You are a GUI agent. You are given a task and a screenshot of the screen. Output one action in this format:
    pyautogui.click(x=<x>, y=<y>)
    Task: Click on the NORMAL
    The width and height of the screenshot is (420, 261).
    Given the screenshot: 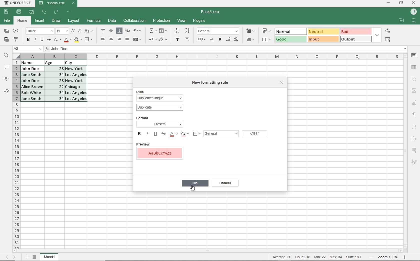 What is the action you would take?
    pyautogui.click(x=288, y=31)
    